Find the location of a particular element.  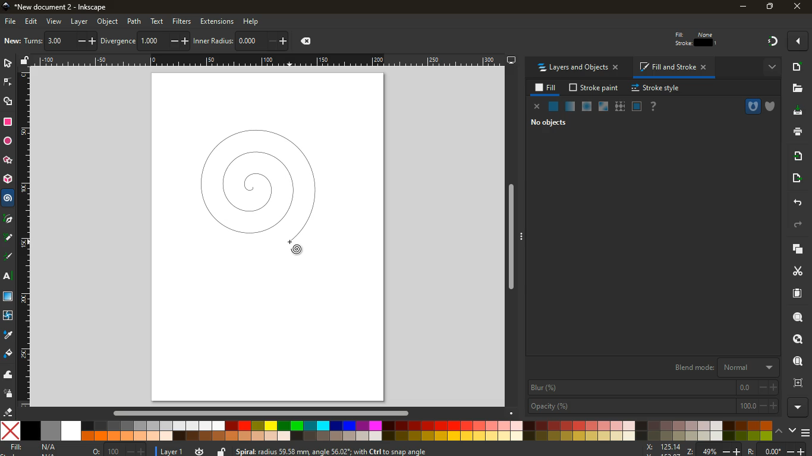

minimize is located at coordinates (741, 7).